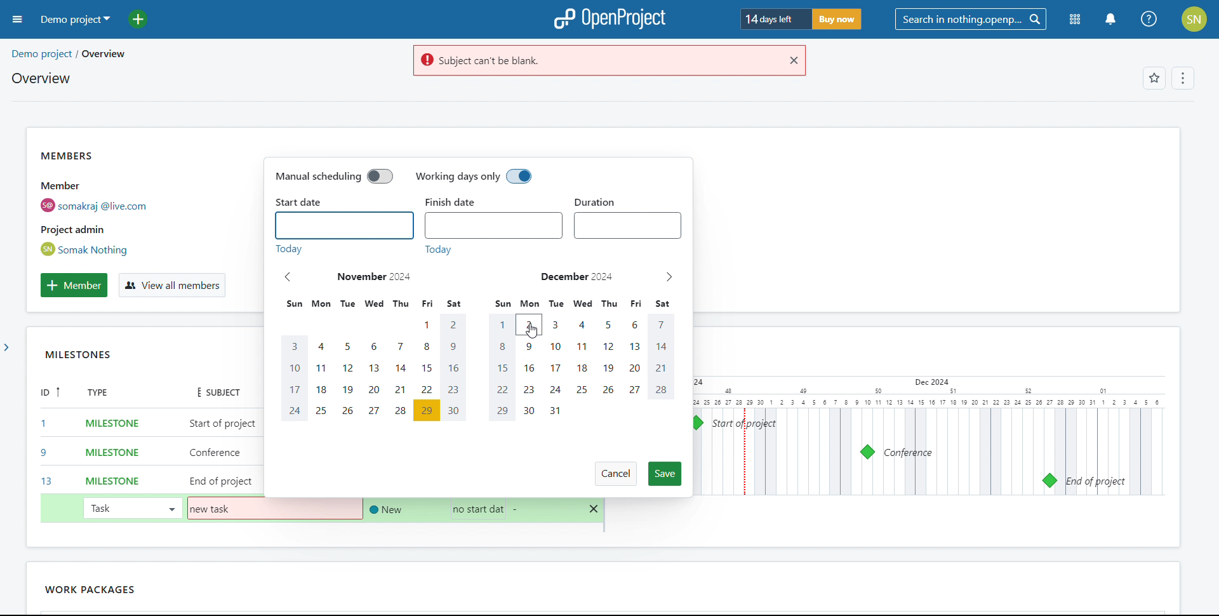 This screenshot has width=1219, height=616. What do you see at coordinates (1209, 168) in the screenshot?
I see `scroll bar` at bounding box center [1209, 168].